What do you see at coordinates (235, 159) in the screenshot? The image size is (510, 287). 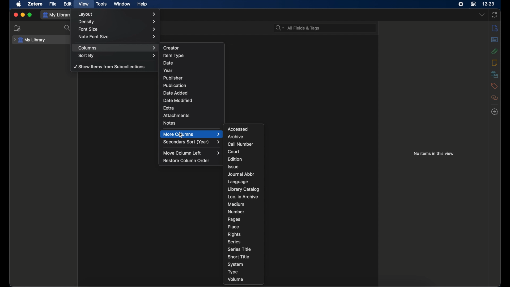 I see `edition` at bounding box center [235, 159].